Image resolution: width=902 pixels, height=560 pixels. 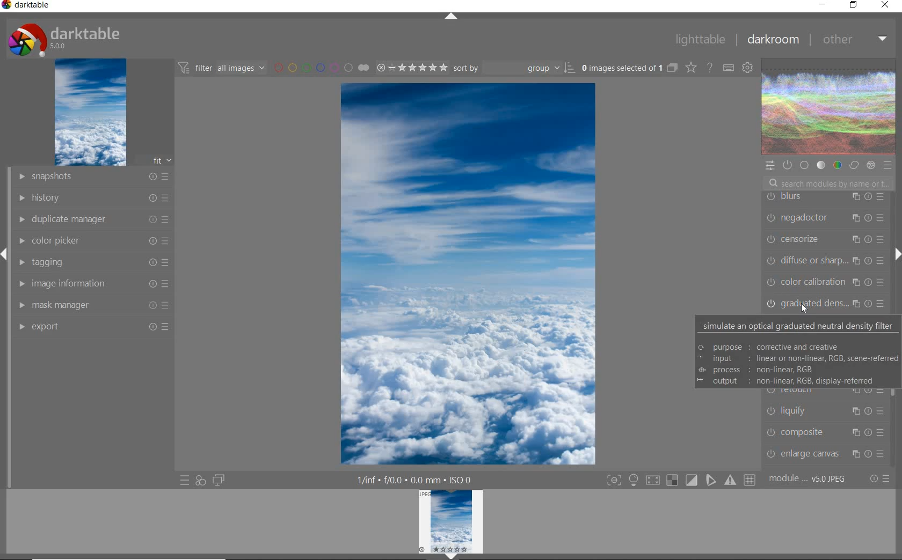 What do you see at coordinates (747, 69) in the screenshot?
I see `SHOW GLOBAL PREFERENCE` at bounding box center [747, 69].